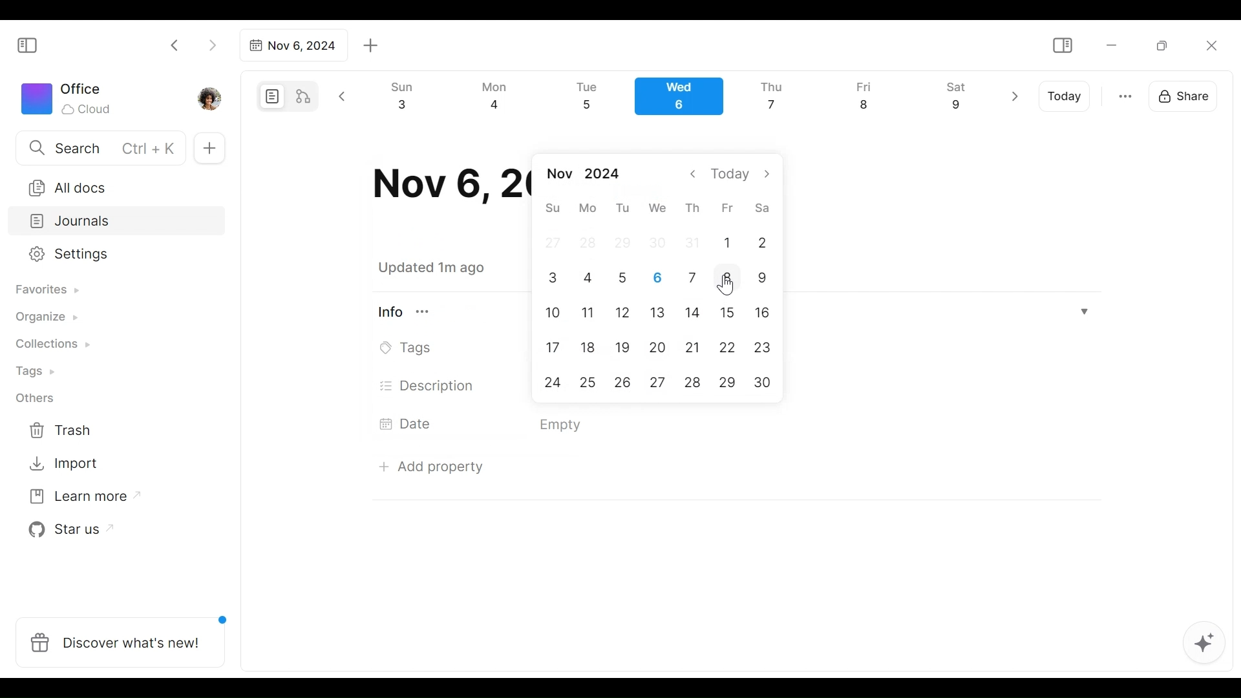  I want to click on Learn more, so click(78, 499).